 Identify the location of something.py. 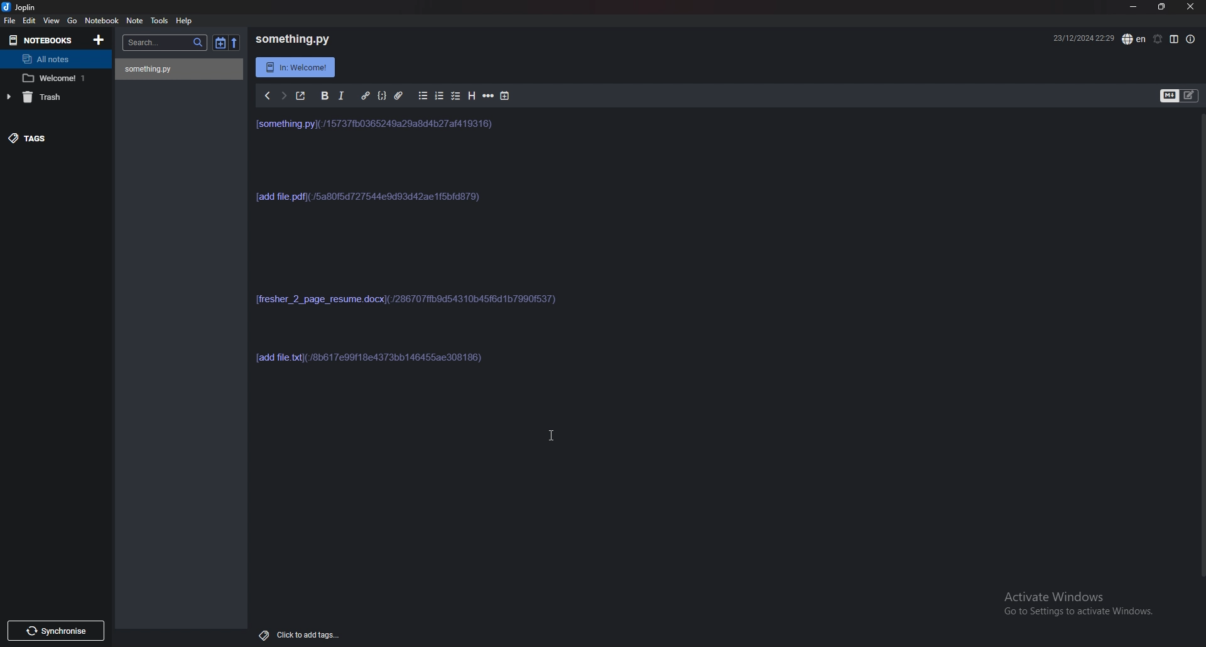
(296, 40).